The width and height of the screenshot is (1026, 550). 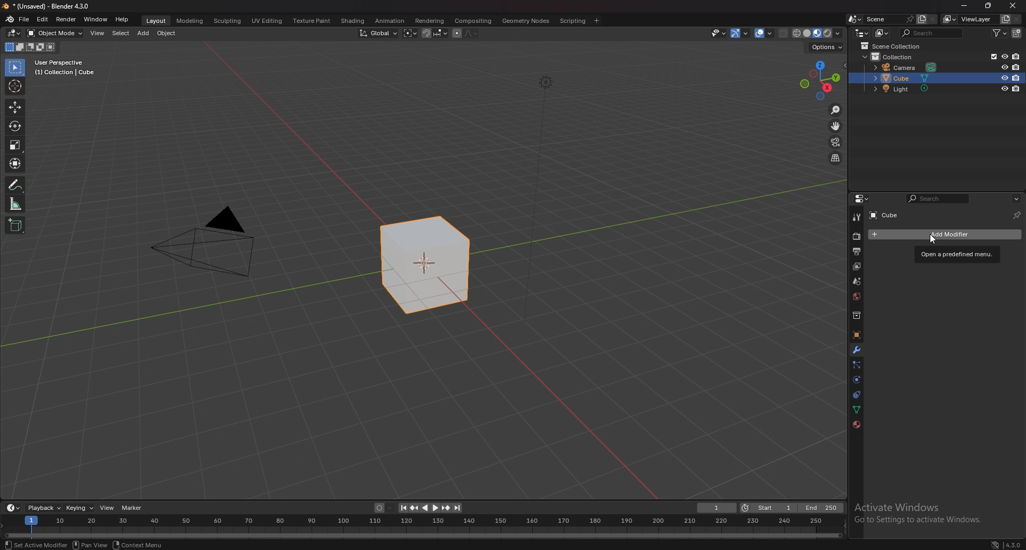 I want to click on light, so click(x=905, y=89).